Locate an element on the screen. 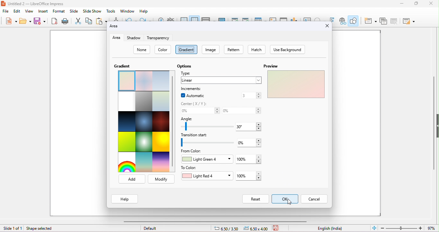  gradient is located at coordinates (186, 49).